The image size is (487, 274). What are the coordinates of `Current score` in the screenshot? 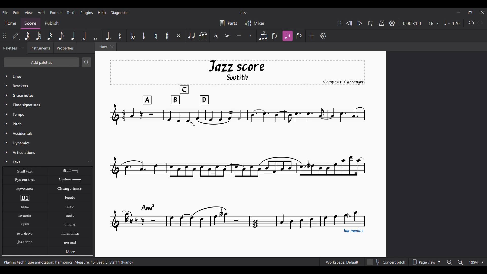 It's located at (242, 125).